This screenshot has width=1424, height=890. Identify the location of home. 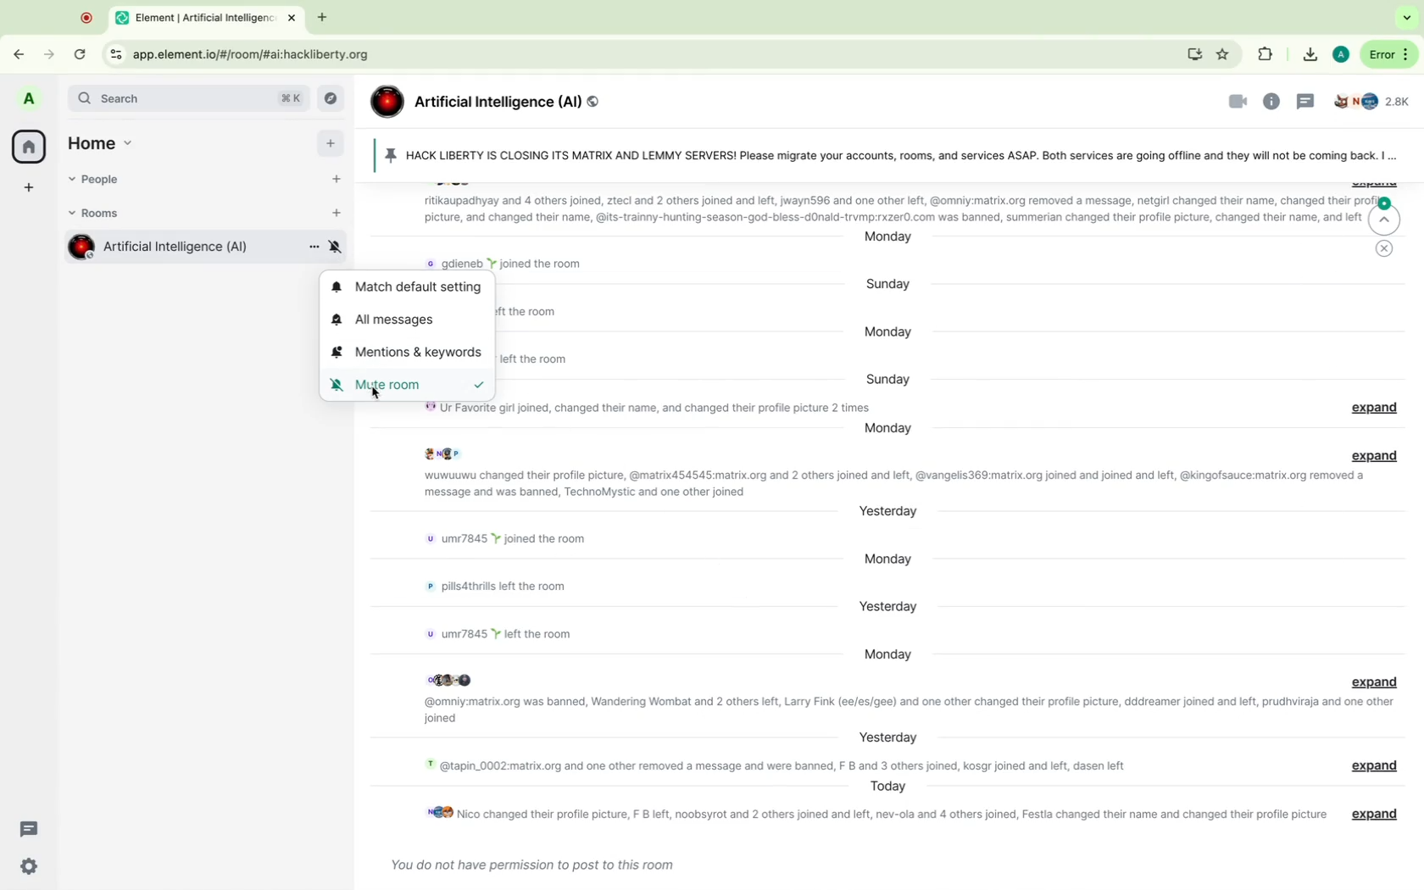
(28, 144).